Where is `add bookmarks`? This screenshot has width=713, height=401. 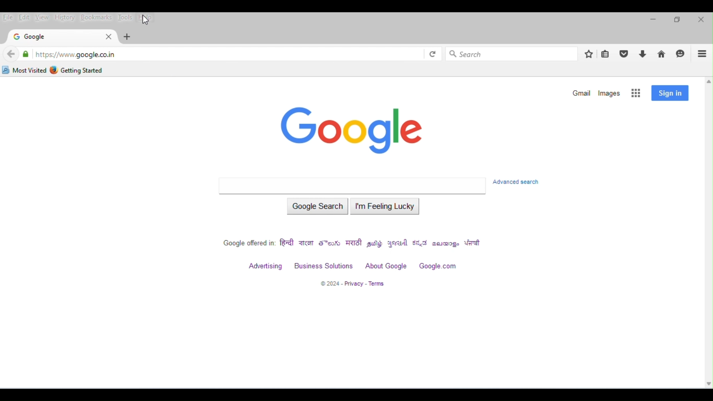
add bookmarks is located at coordinates (589, 53).